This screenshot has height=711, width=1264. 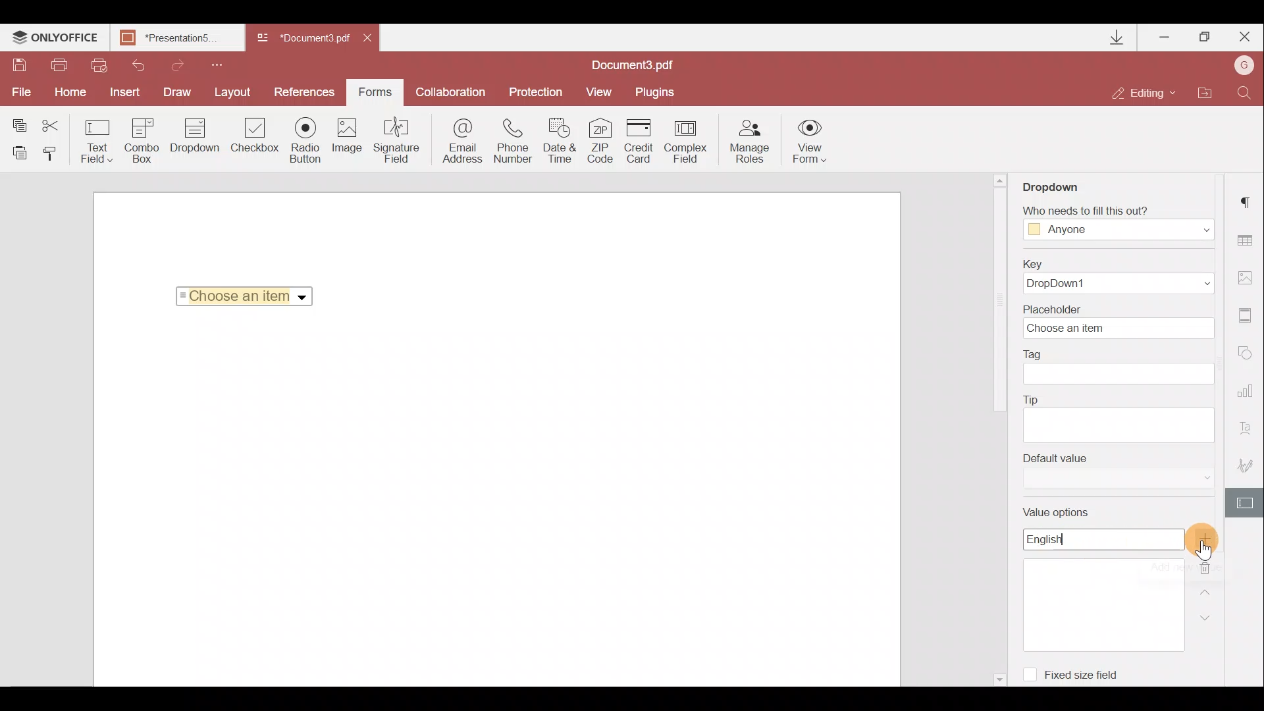 What do you see at coordinates (54, 153) in the screenshot?
I see `Copy style` at bounding box center [54, 153].